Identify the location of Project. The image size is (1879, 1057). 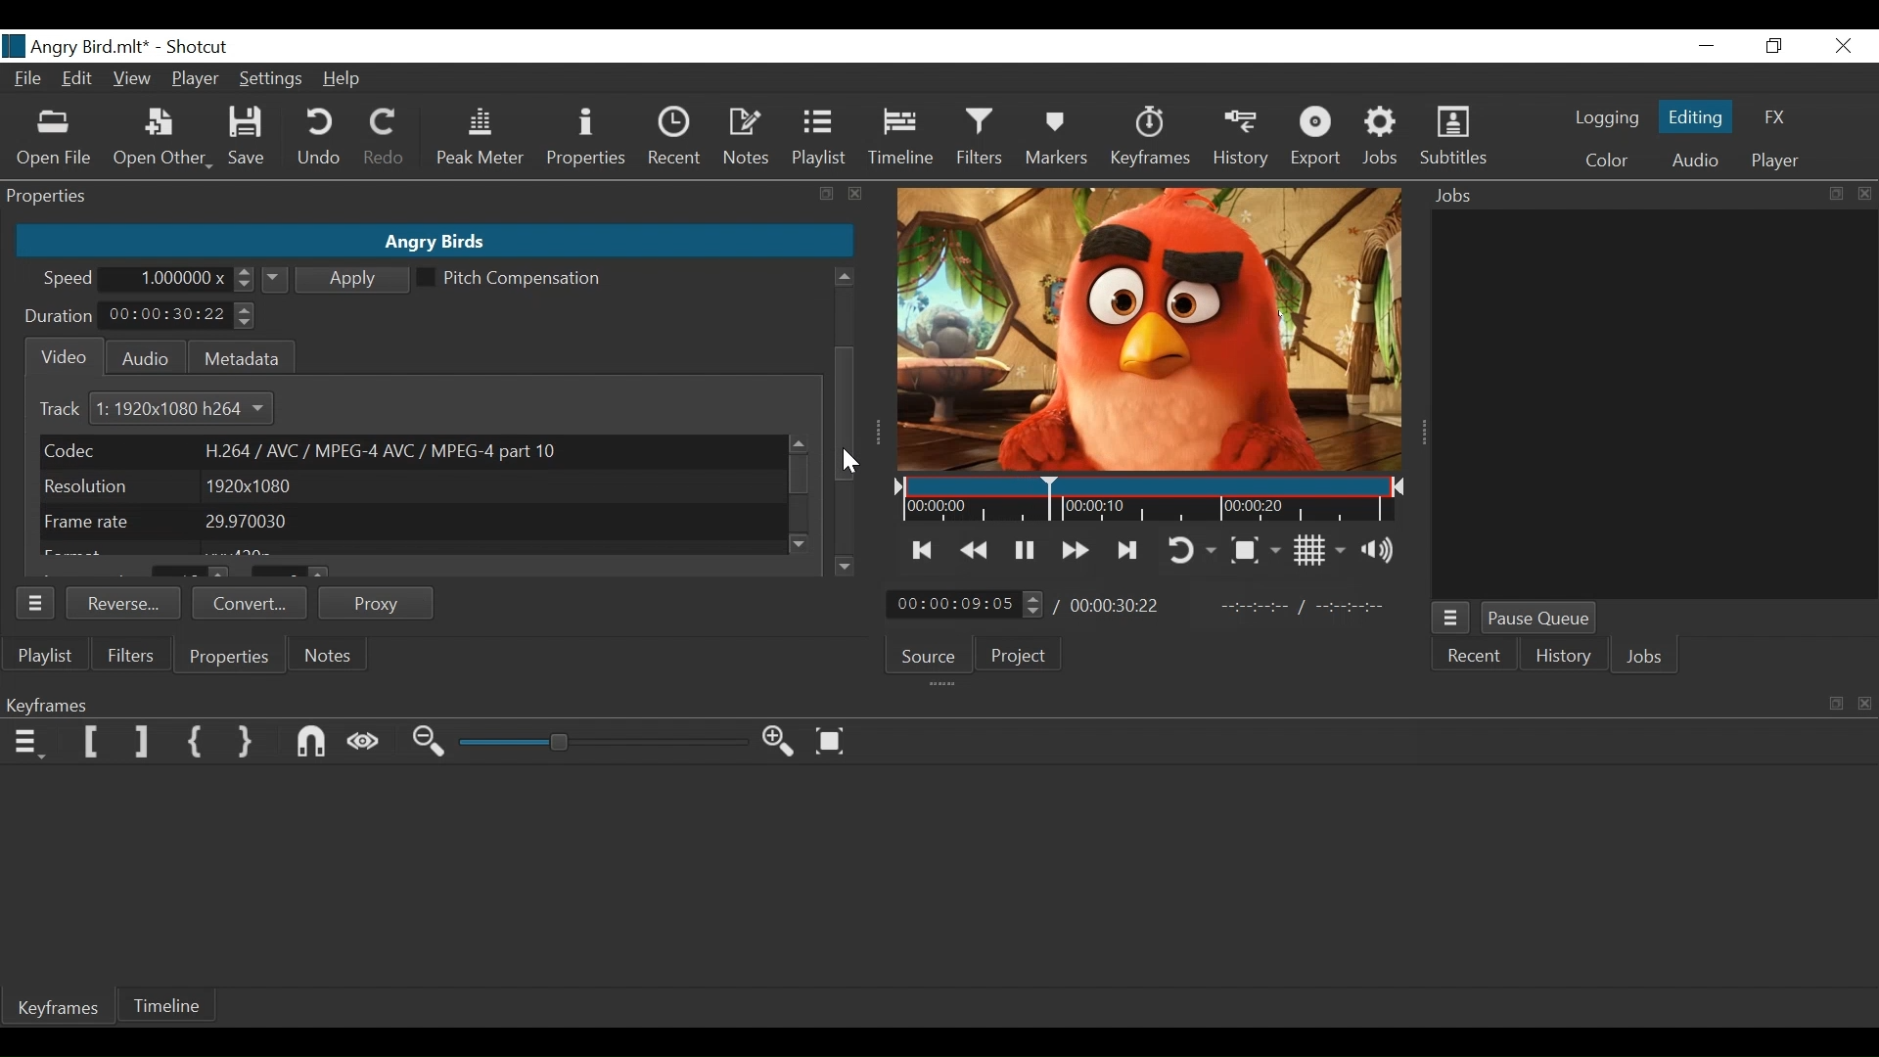
(1023, 658).